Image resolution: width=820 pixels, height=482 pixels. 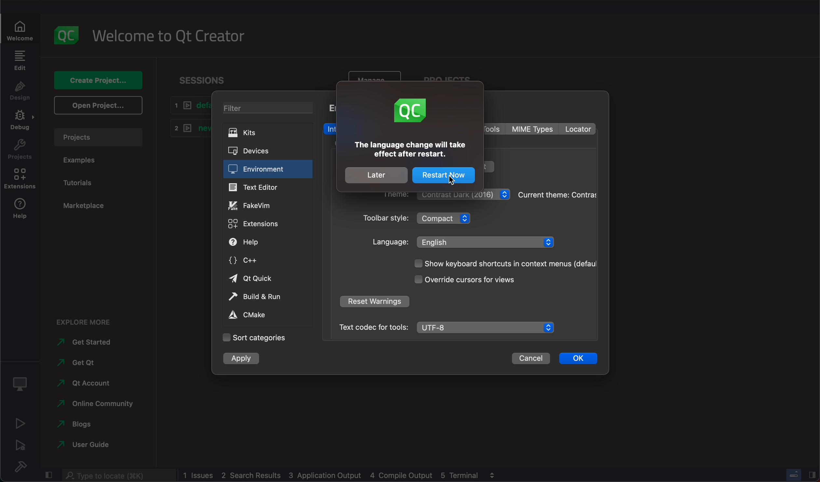 What do you see at coordinates (464, 280) in the screenshot?
I see `cursor` at bounding box center [464, 280].